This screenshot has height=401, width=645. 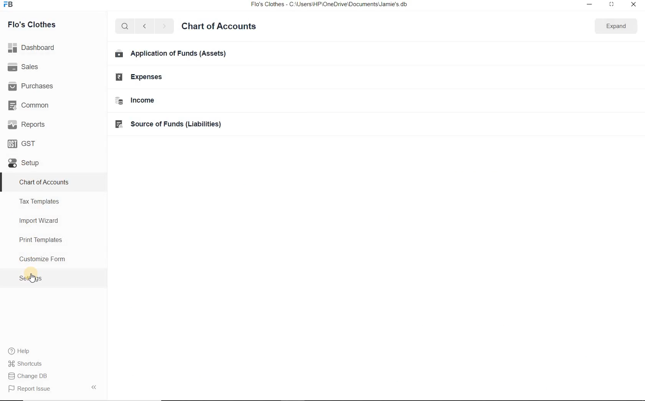 What do you see at coordinates (144, 26) in the screenshot?
I see `Back` at bounding box center [144, 26].